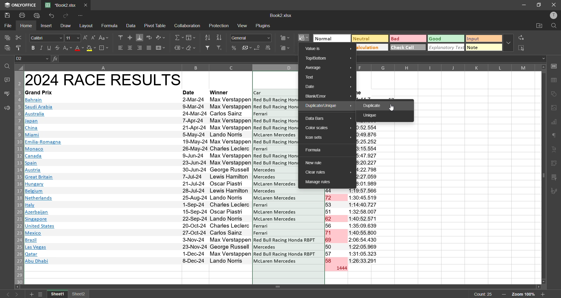 Image resolution: width=561 pixels, height=298 pixels. Describe the element at coordinates (328, 106) in the screenshot. I see `duplicate/unique` at that location.